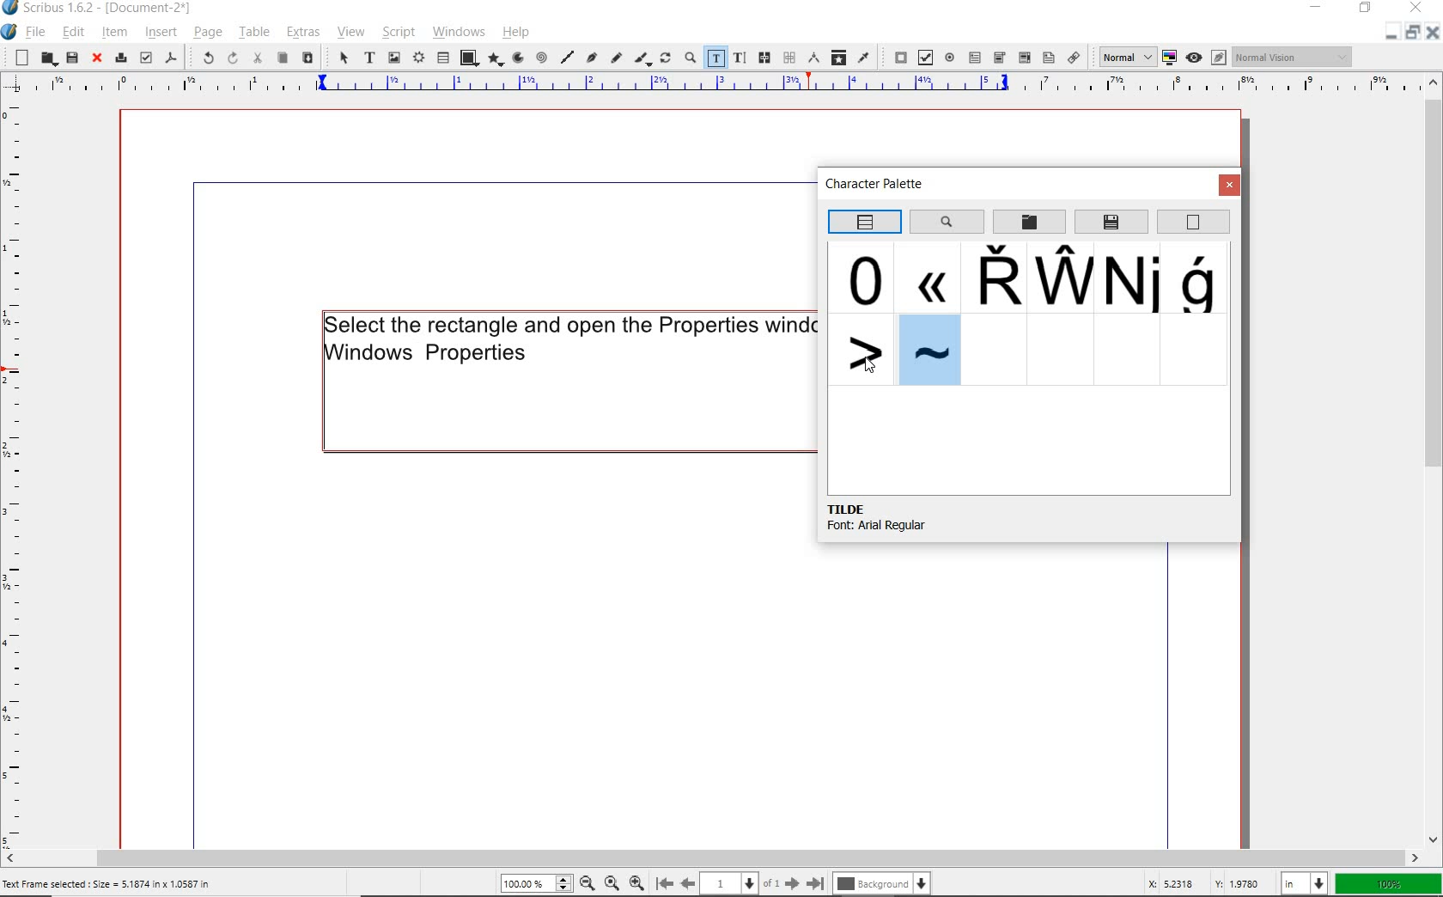  Describe the element at coordinates (566, 337) in the screenshot. I see `text` at that location.